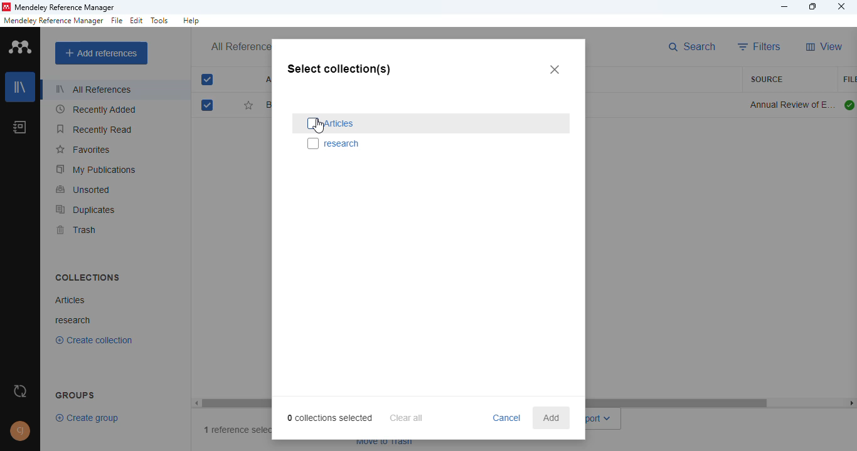 The image size is (857, 451). What do you see at coordinates (94, 89) in the screenshot?
I see `all references` at bounding box center [94, 89].